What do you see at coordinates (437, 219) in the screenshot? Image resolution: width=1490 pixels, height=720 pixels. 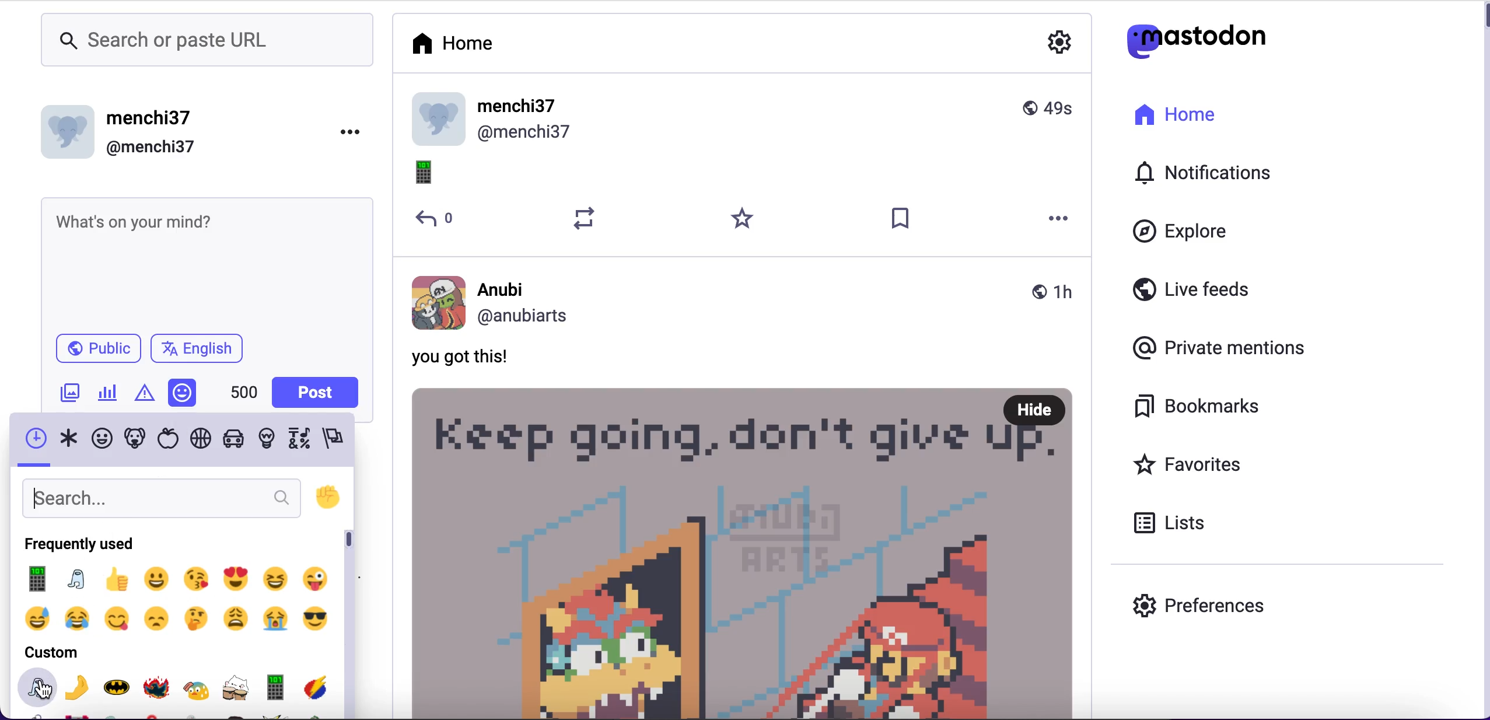 I see `reply` at bounding box center [437, 219].